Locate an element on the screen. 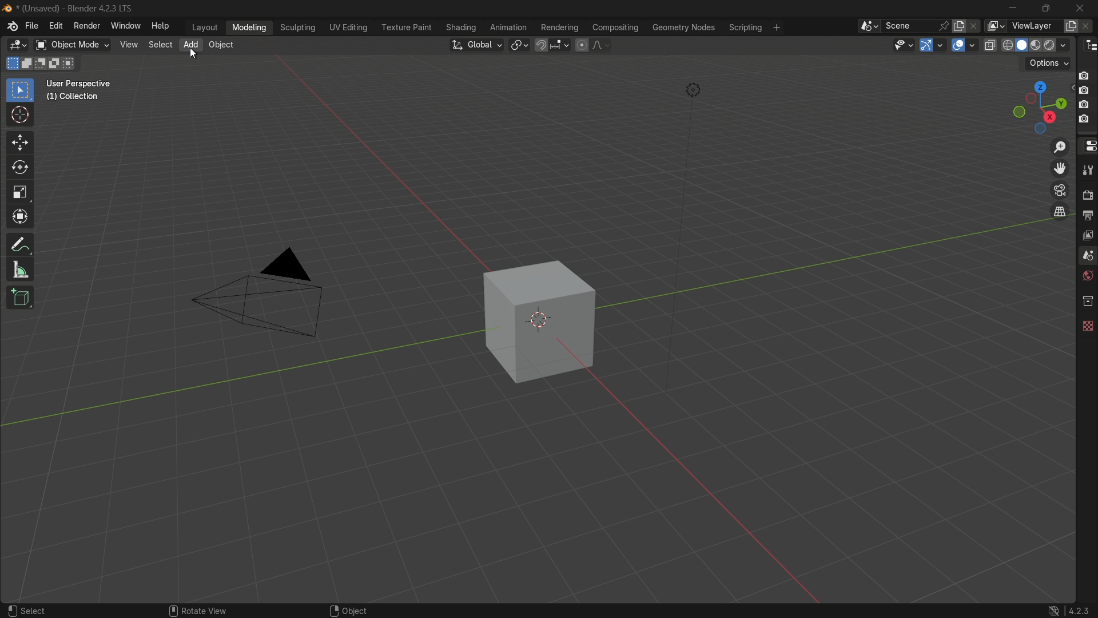 The image size is (1098, 618). solid display is located at coordinates (1022, 45).